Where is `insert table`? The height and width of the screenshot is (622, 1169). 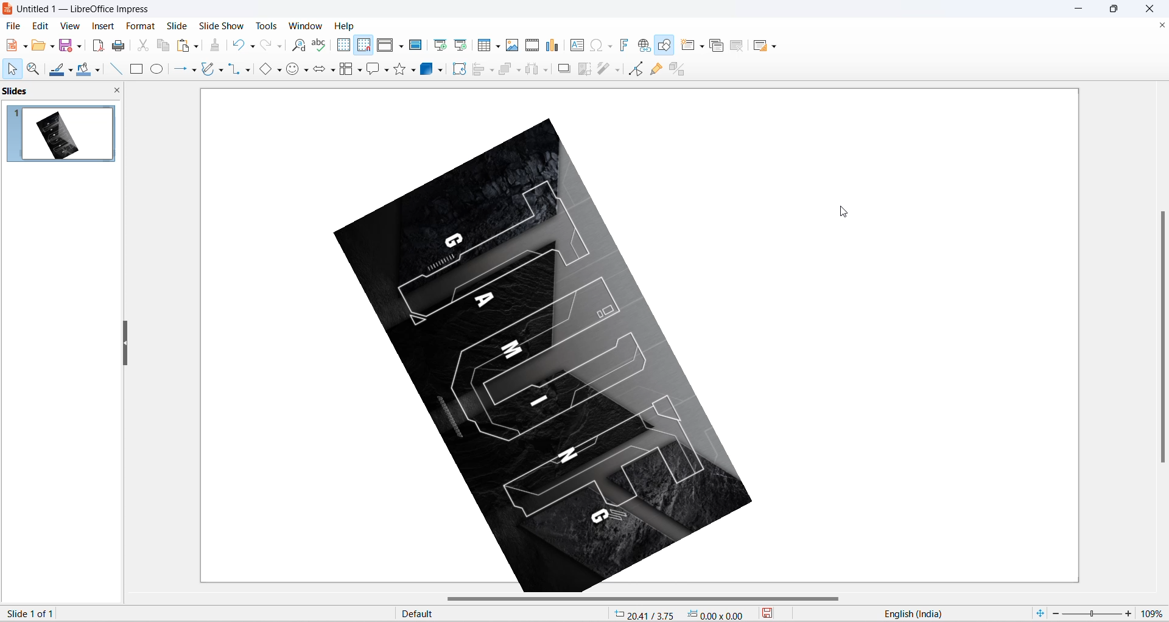
insert table is located at coordinates (485, 46).